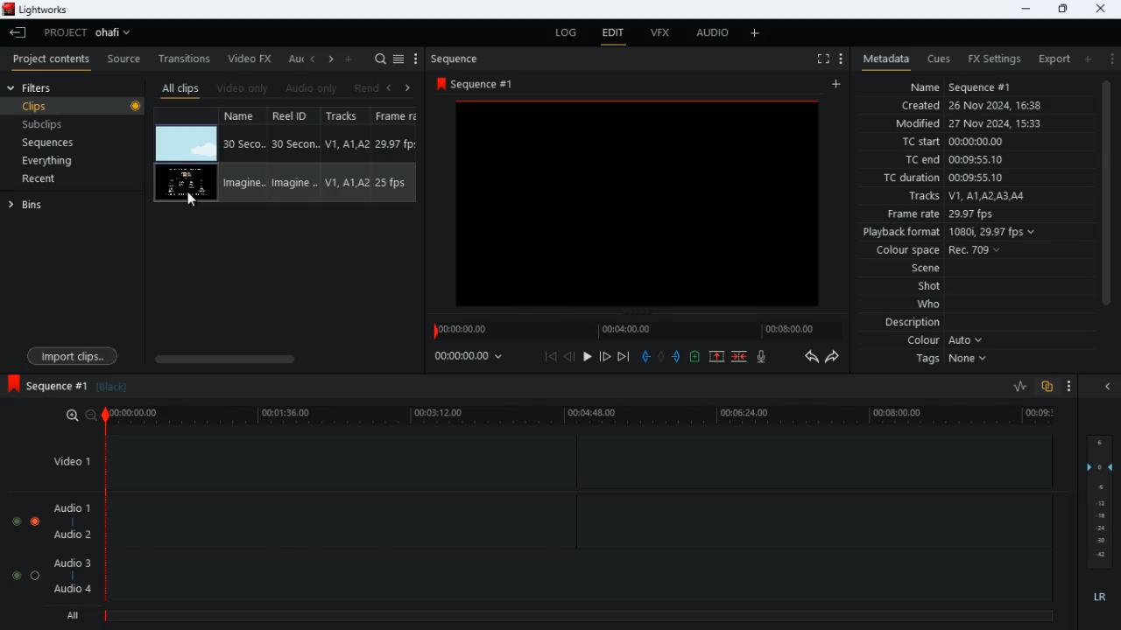 The width and height of the screenshot is (1121, 630). I want to click on video, so click(187, 142).